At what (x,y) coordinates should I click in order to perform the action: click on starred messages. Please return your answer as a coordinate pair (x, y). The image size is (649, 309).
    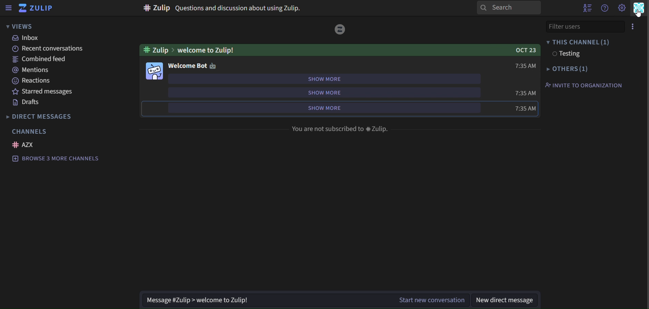
    Looking at the image, I should click on (43, 91).